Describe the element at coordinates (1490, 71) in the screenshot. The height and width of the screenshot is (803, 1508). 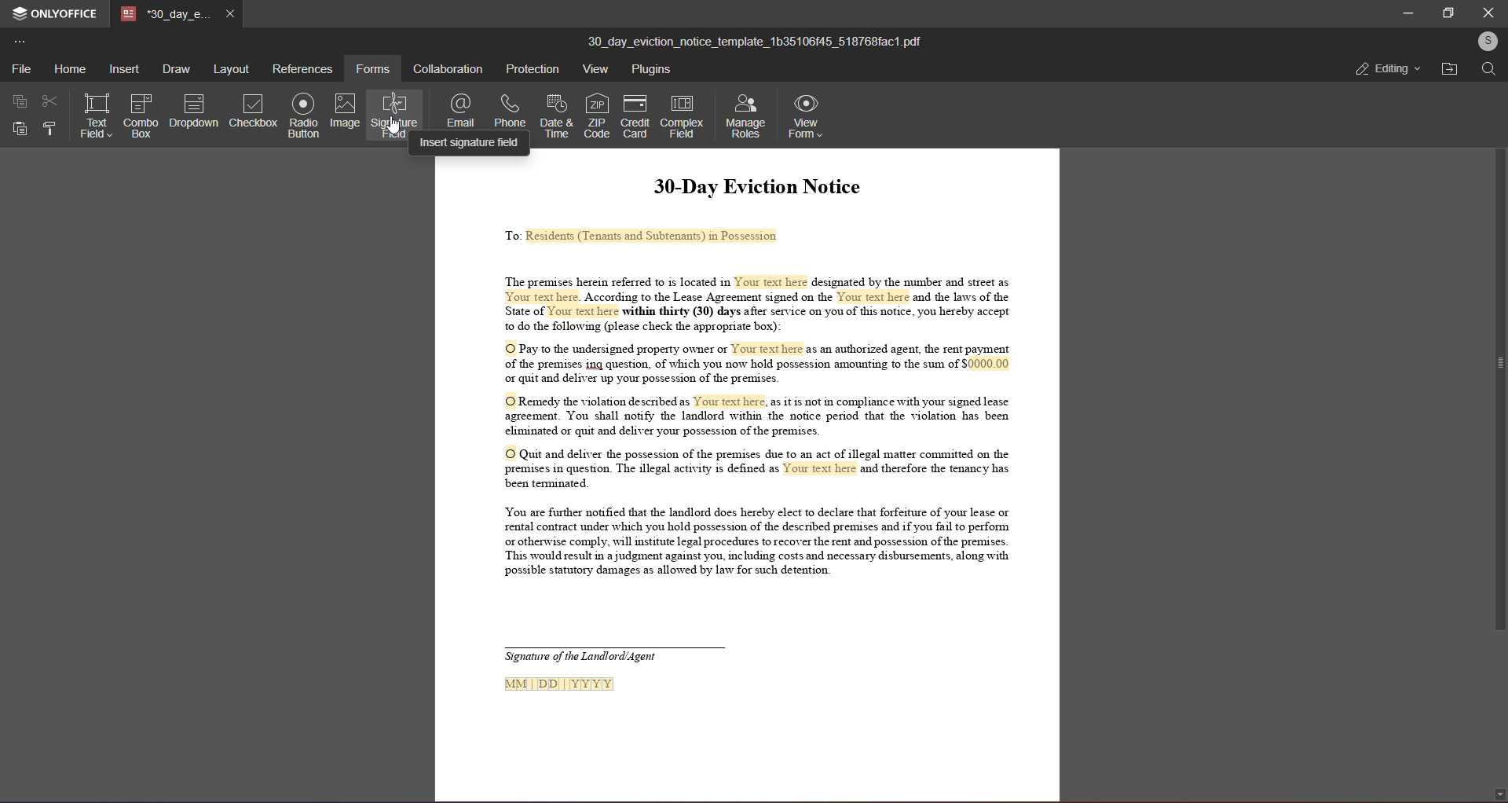
I see `search` at that location.